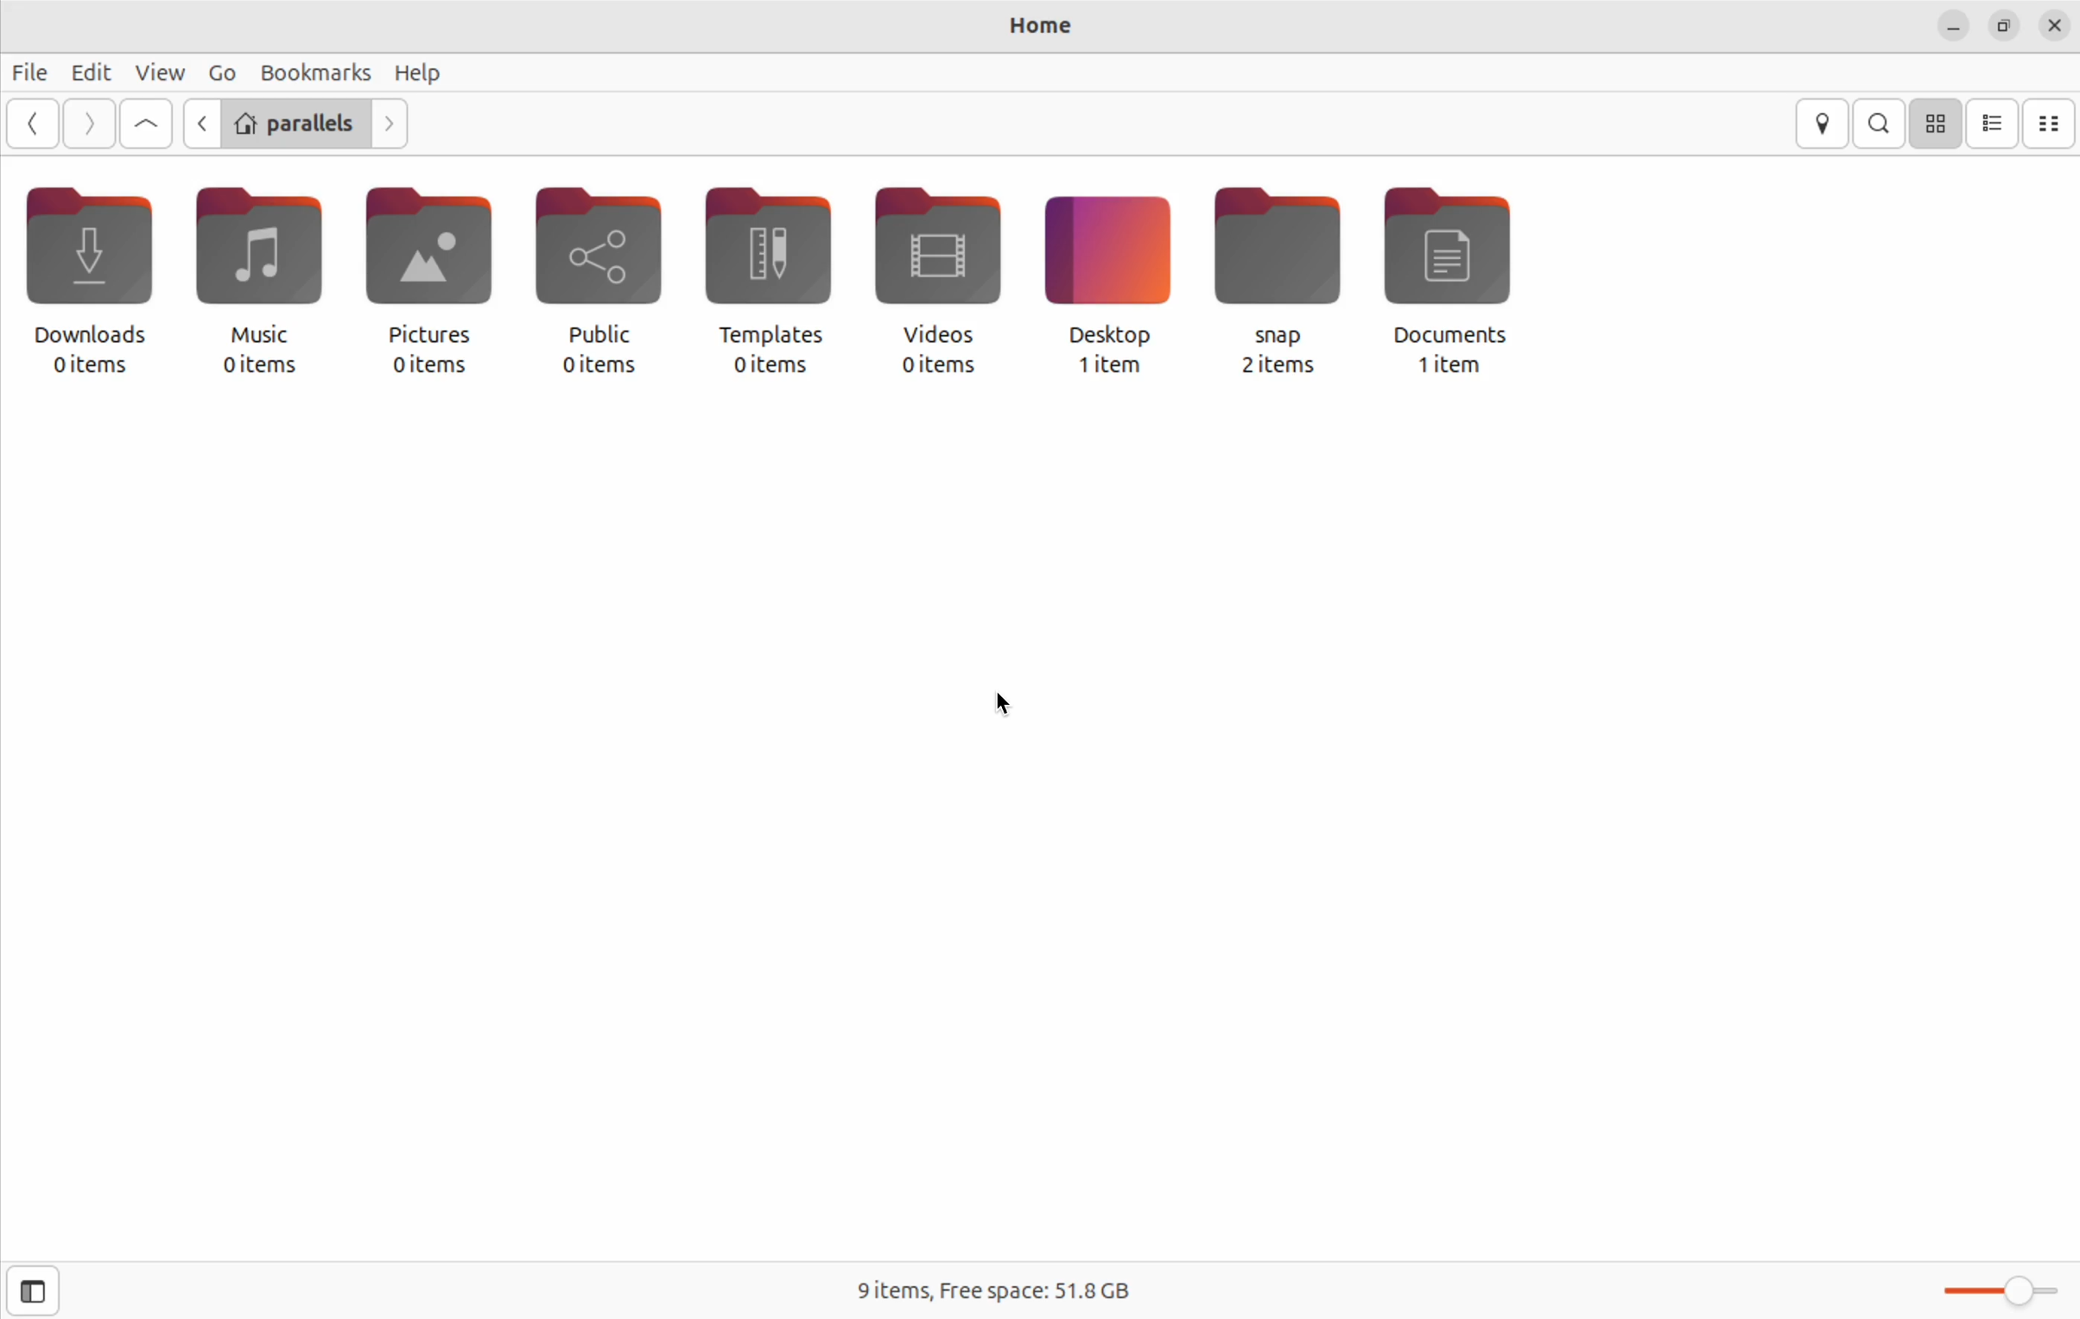 The height and width of the screenshot is (1319, 2080). Describe the element at coordinates (1994, 124) in the screenshot. I see `list view` at that location.